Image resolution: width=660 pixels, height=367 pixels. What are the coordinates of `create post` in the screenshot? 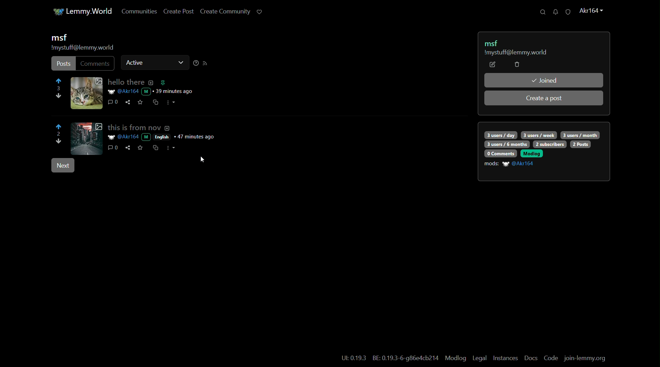 It's located at (176, 12).